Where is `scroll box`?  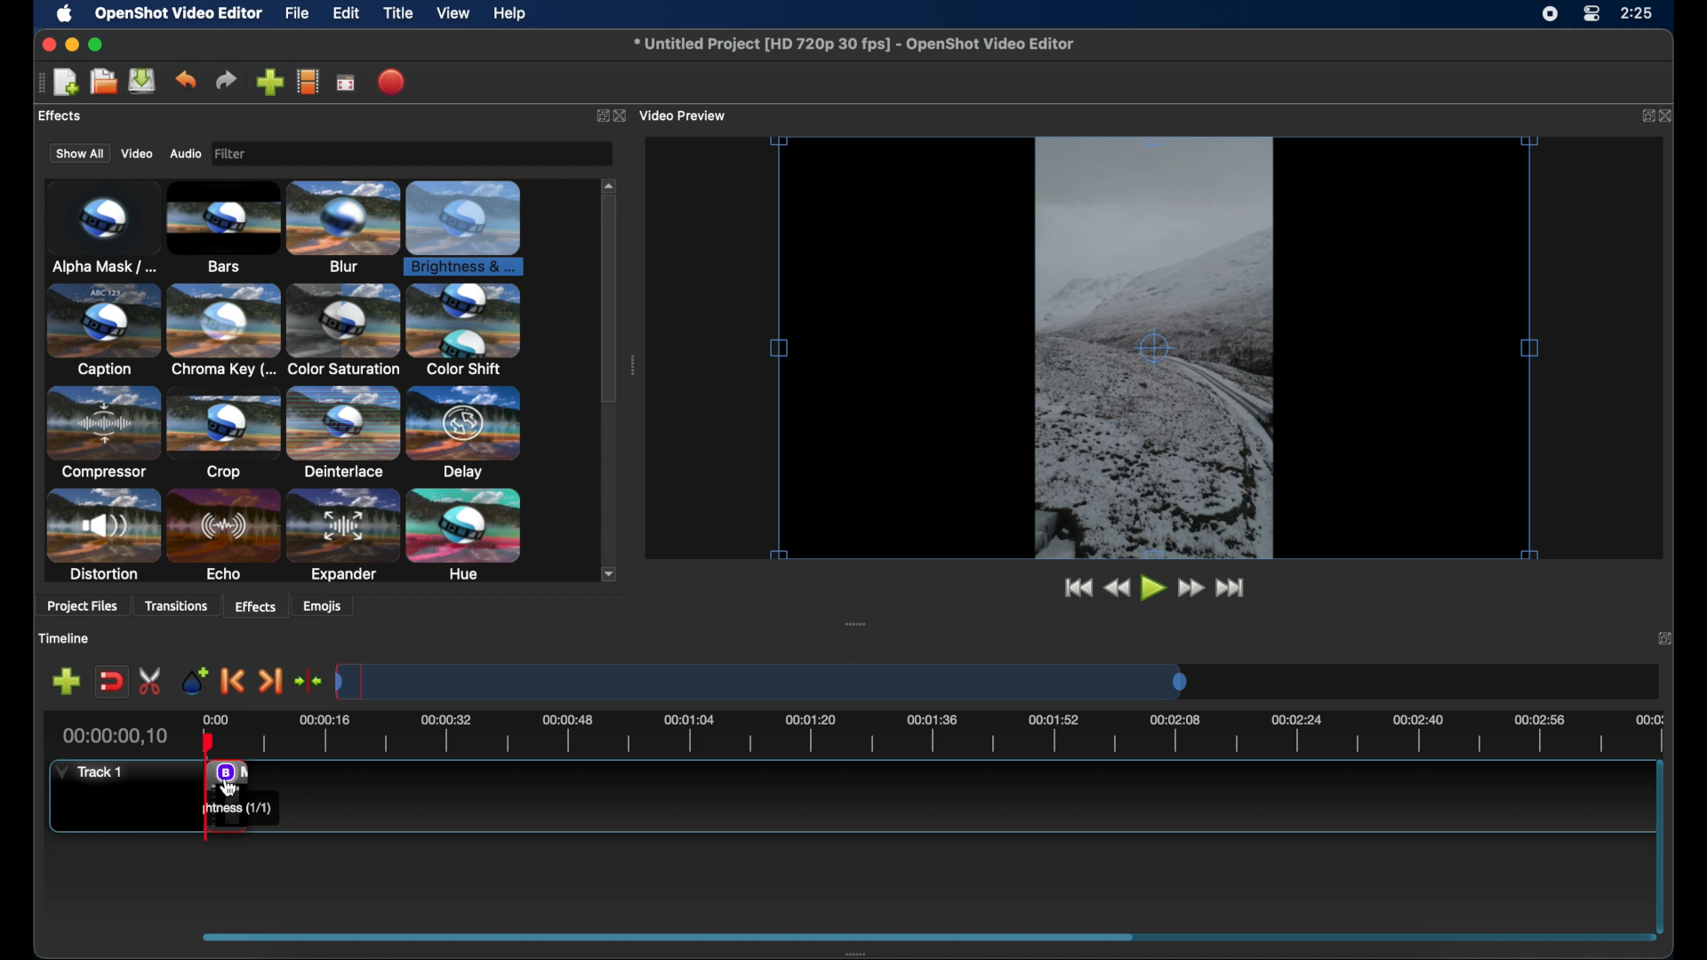
scroll box is located at coordinates (670, 936).